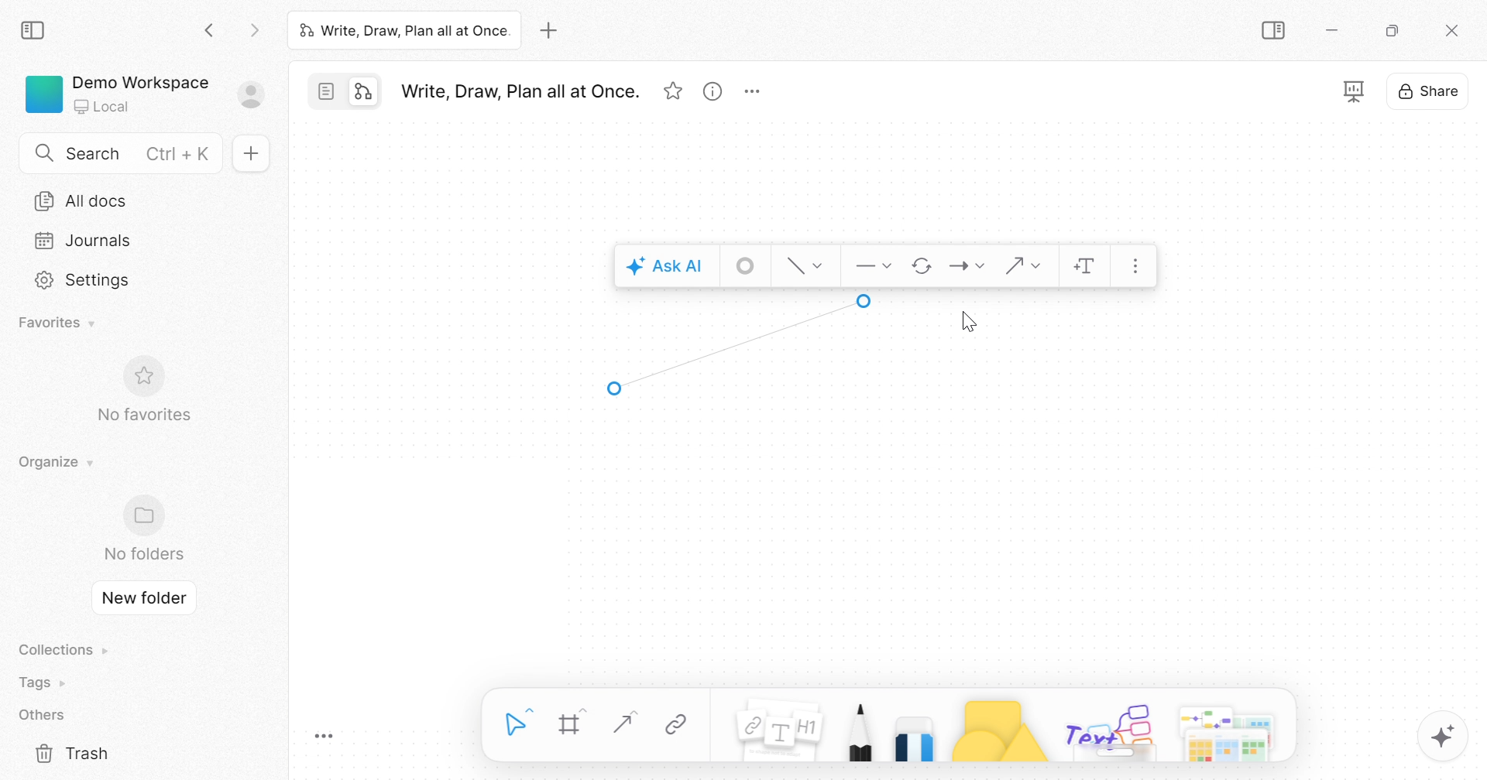 This screenshot has height=780, width=1487. What do you see at coordinates (674, 92) in the screenshot?
I see `Favorites` at bounding box center [674, 92].